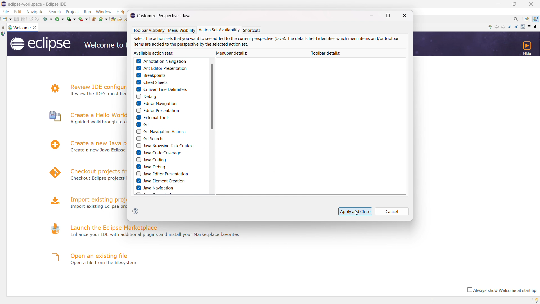 Image resolution: width=540 pixels, height=304 pixels. I want to click on menubar details, so click(232, 53).